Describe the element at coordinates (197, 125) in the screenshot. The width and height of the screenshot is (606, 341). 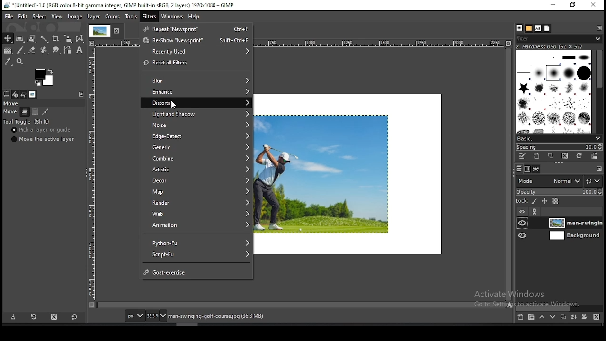
I see `noise` at that location.